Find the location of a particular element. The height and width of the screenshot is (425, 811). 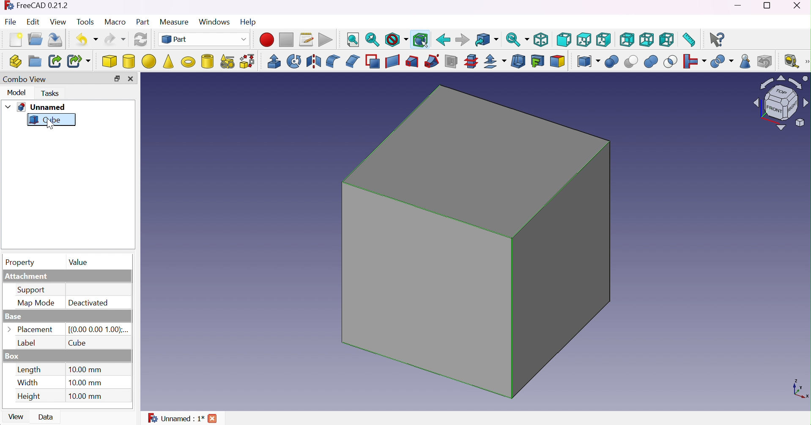

Box is located at coordinates (12, 357).